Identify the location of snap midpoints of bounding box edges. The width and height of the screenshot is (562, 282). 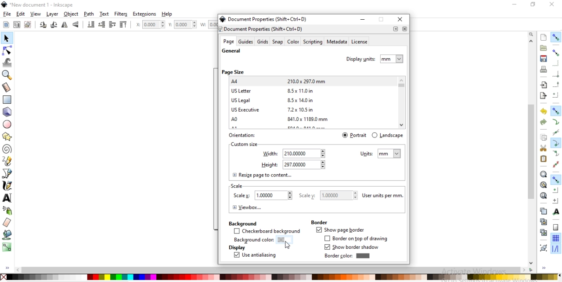
(556, 85).